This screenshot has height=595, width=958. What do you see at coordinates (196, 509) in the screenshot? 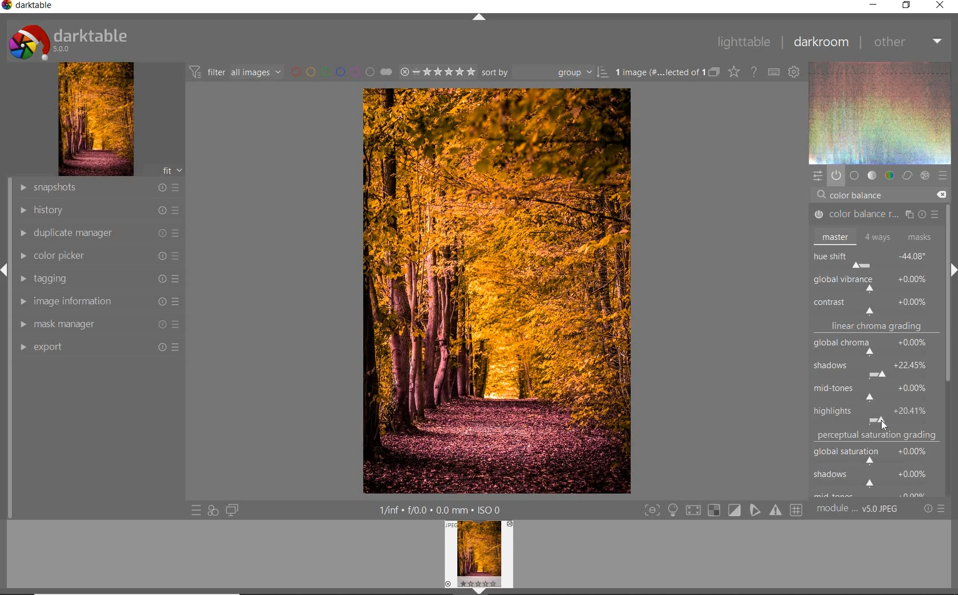
I see `quick access to preset` at bounding box center [196, 509].